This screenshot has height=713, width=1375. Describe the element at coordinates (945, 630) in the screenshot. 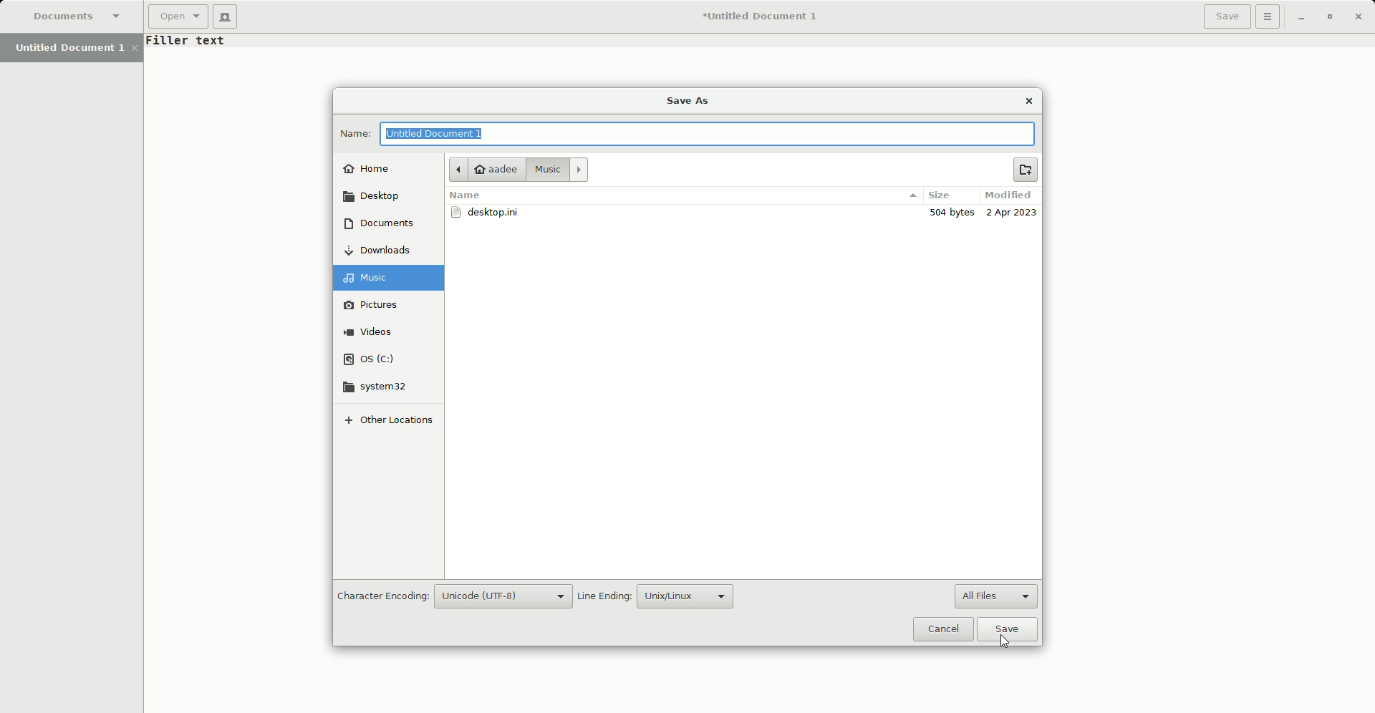

I see `Cancel` at that location.